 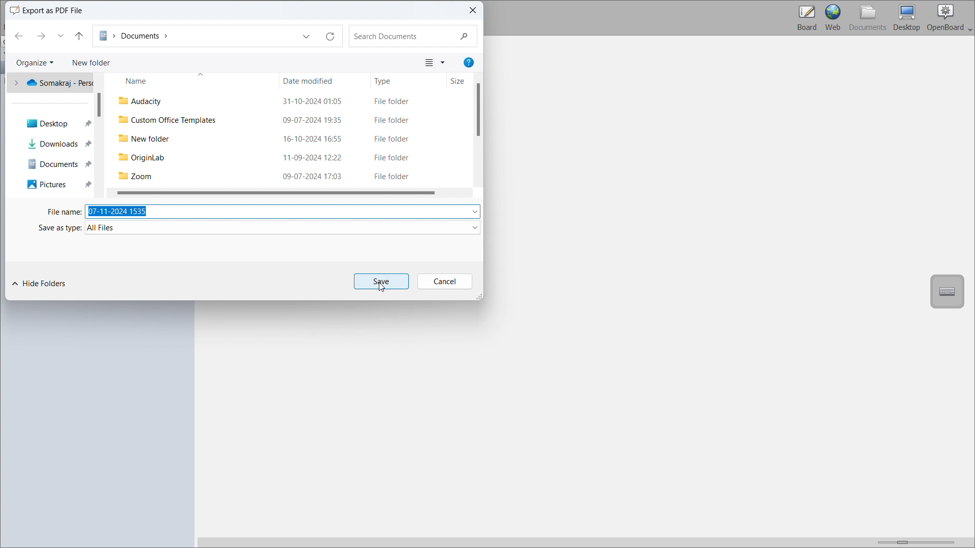 I want to click on File name: 07-11-2024 1535(set file name), so click(x=260, y=210).